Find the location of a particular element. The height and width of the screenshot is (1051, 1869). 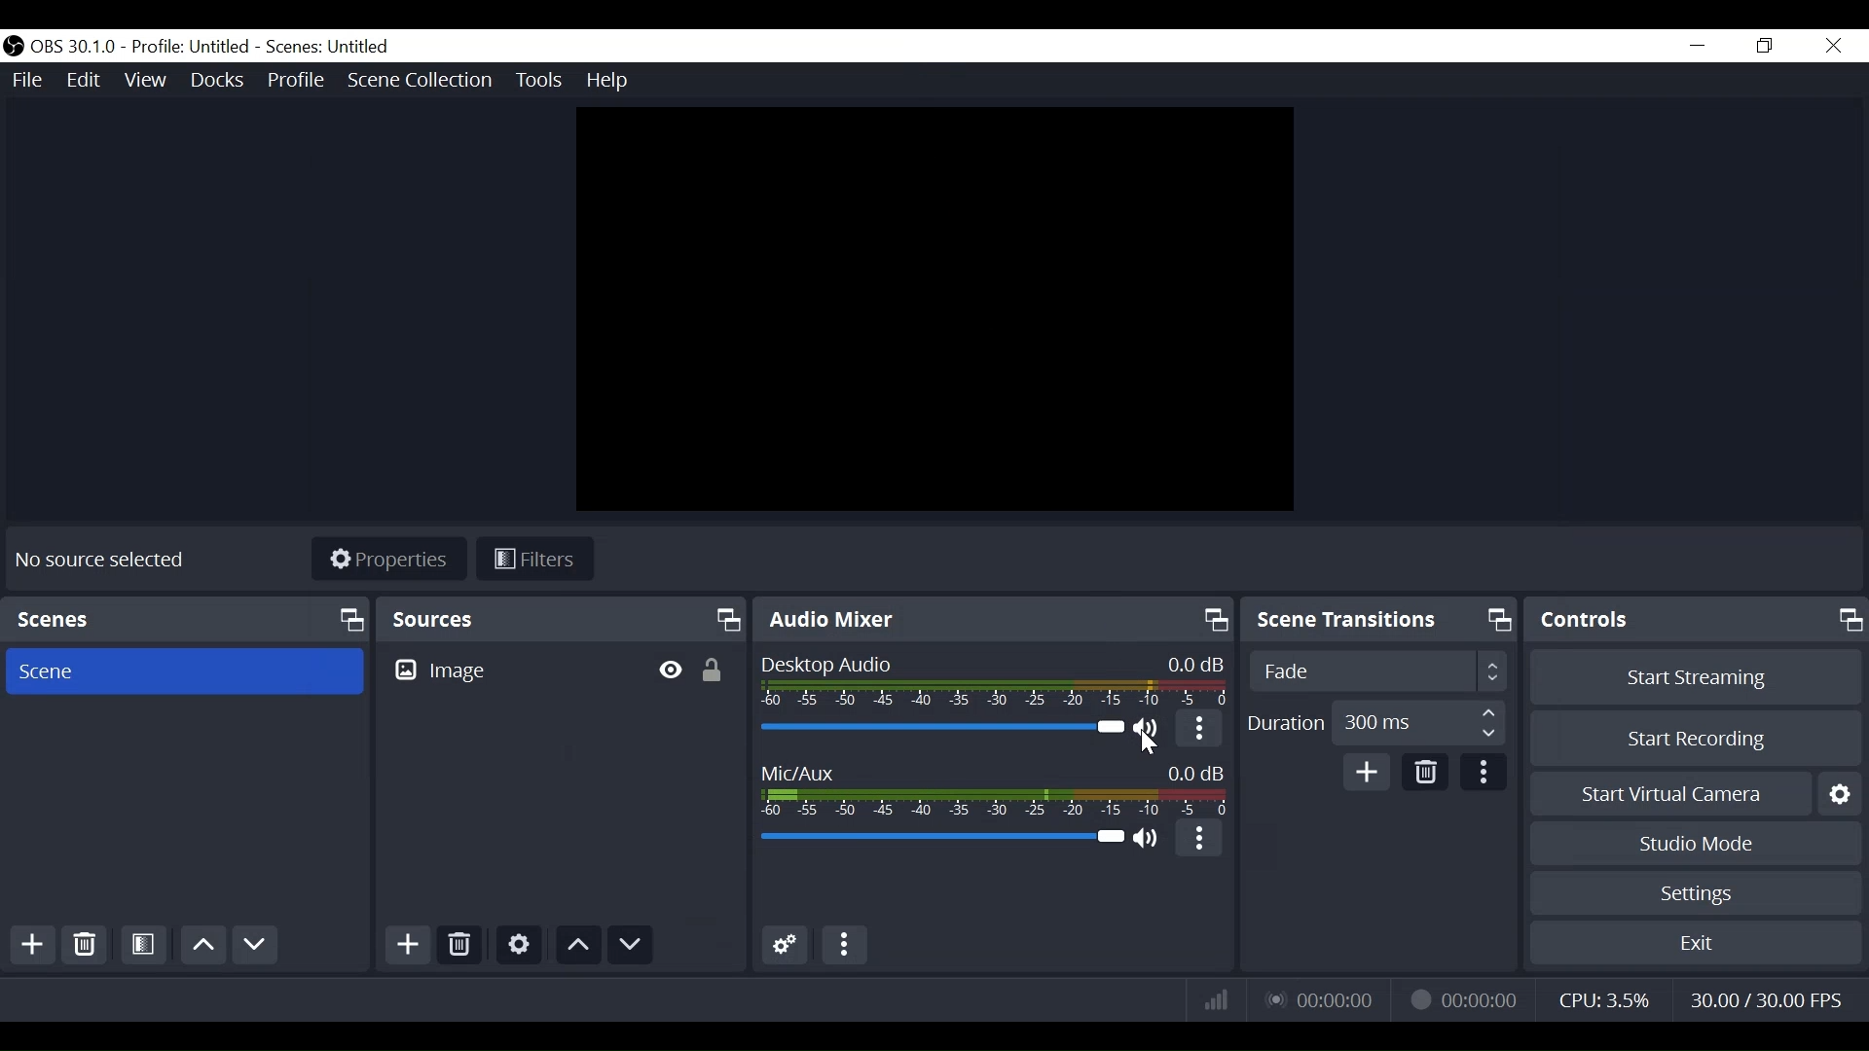

minimize is located at coordinates (1698, 46).